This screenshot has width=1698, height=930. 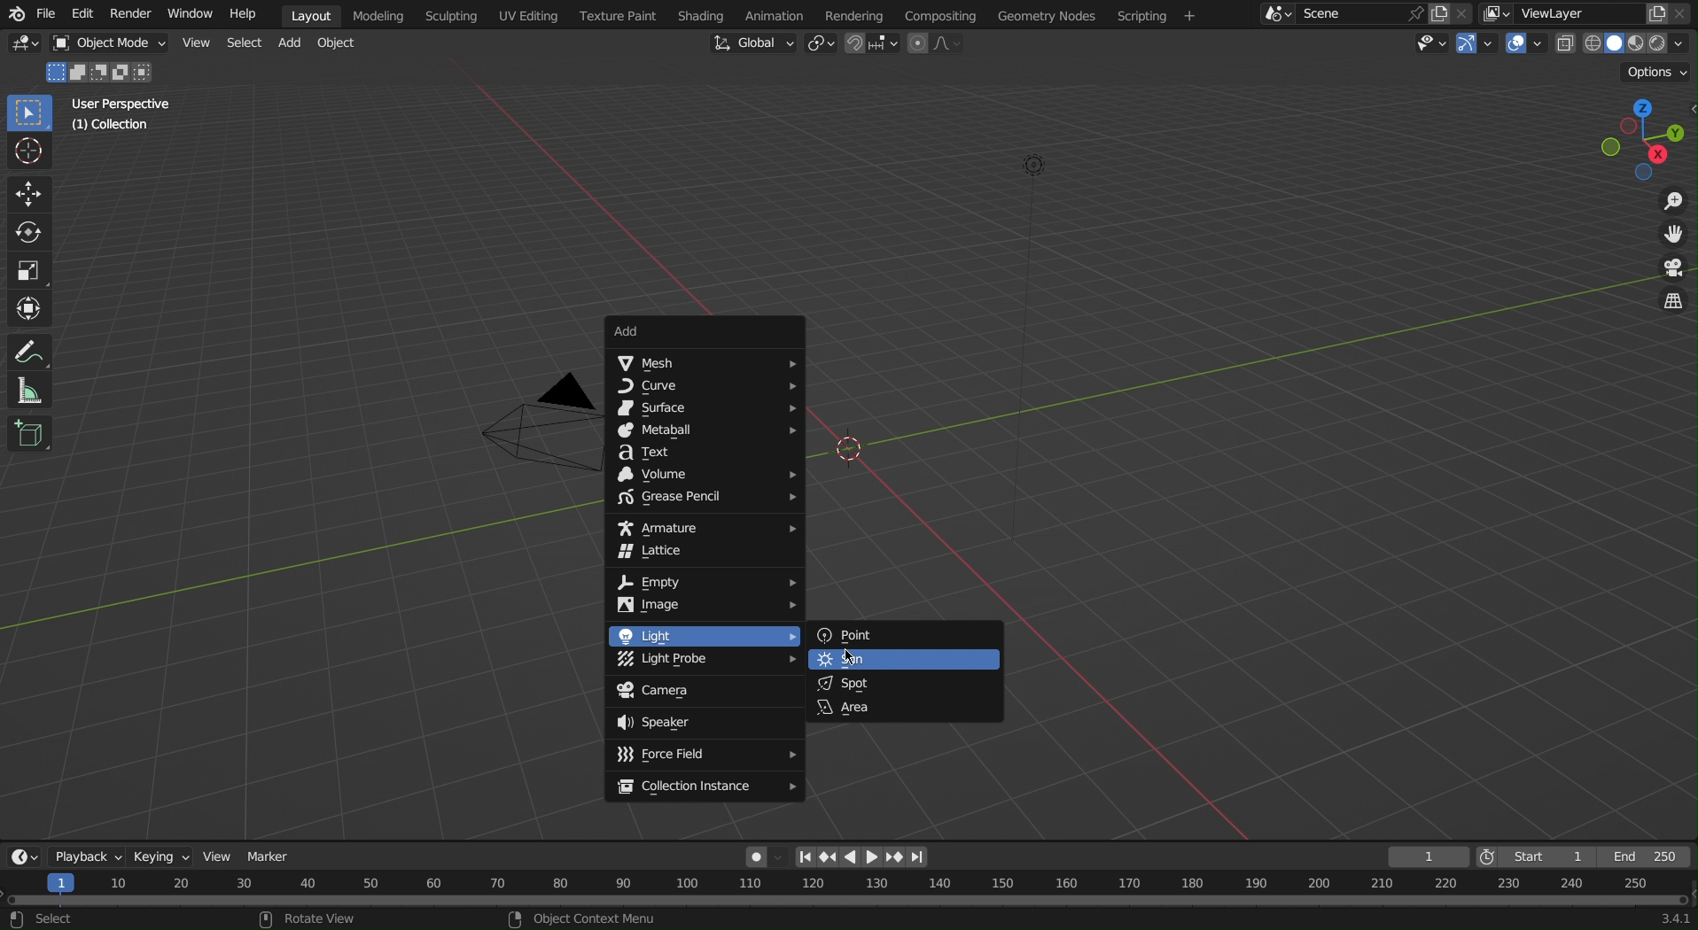 I want to click on Proportional Editing, so click(x=941, y=44).